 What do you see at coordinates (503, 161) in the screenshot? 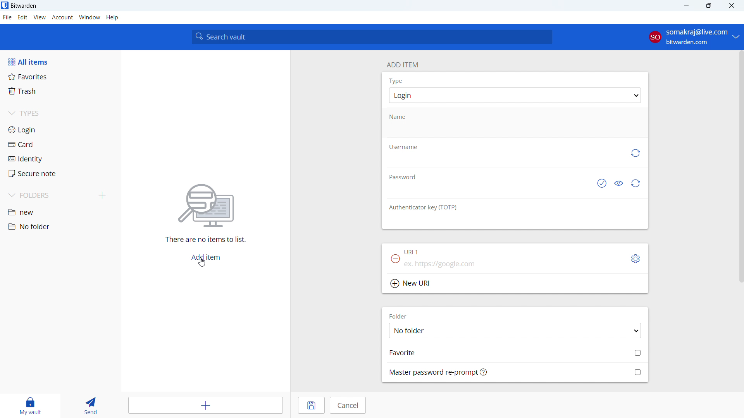
I see `add username` at bounding box center [503, 161].